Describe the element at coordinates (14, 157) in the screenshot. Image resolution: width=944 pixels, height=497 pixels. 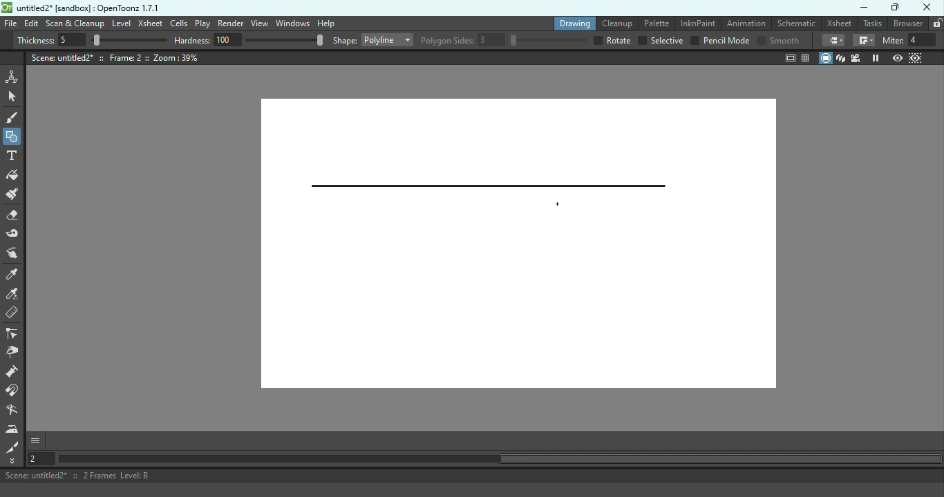
I see `Type tool` at that location.